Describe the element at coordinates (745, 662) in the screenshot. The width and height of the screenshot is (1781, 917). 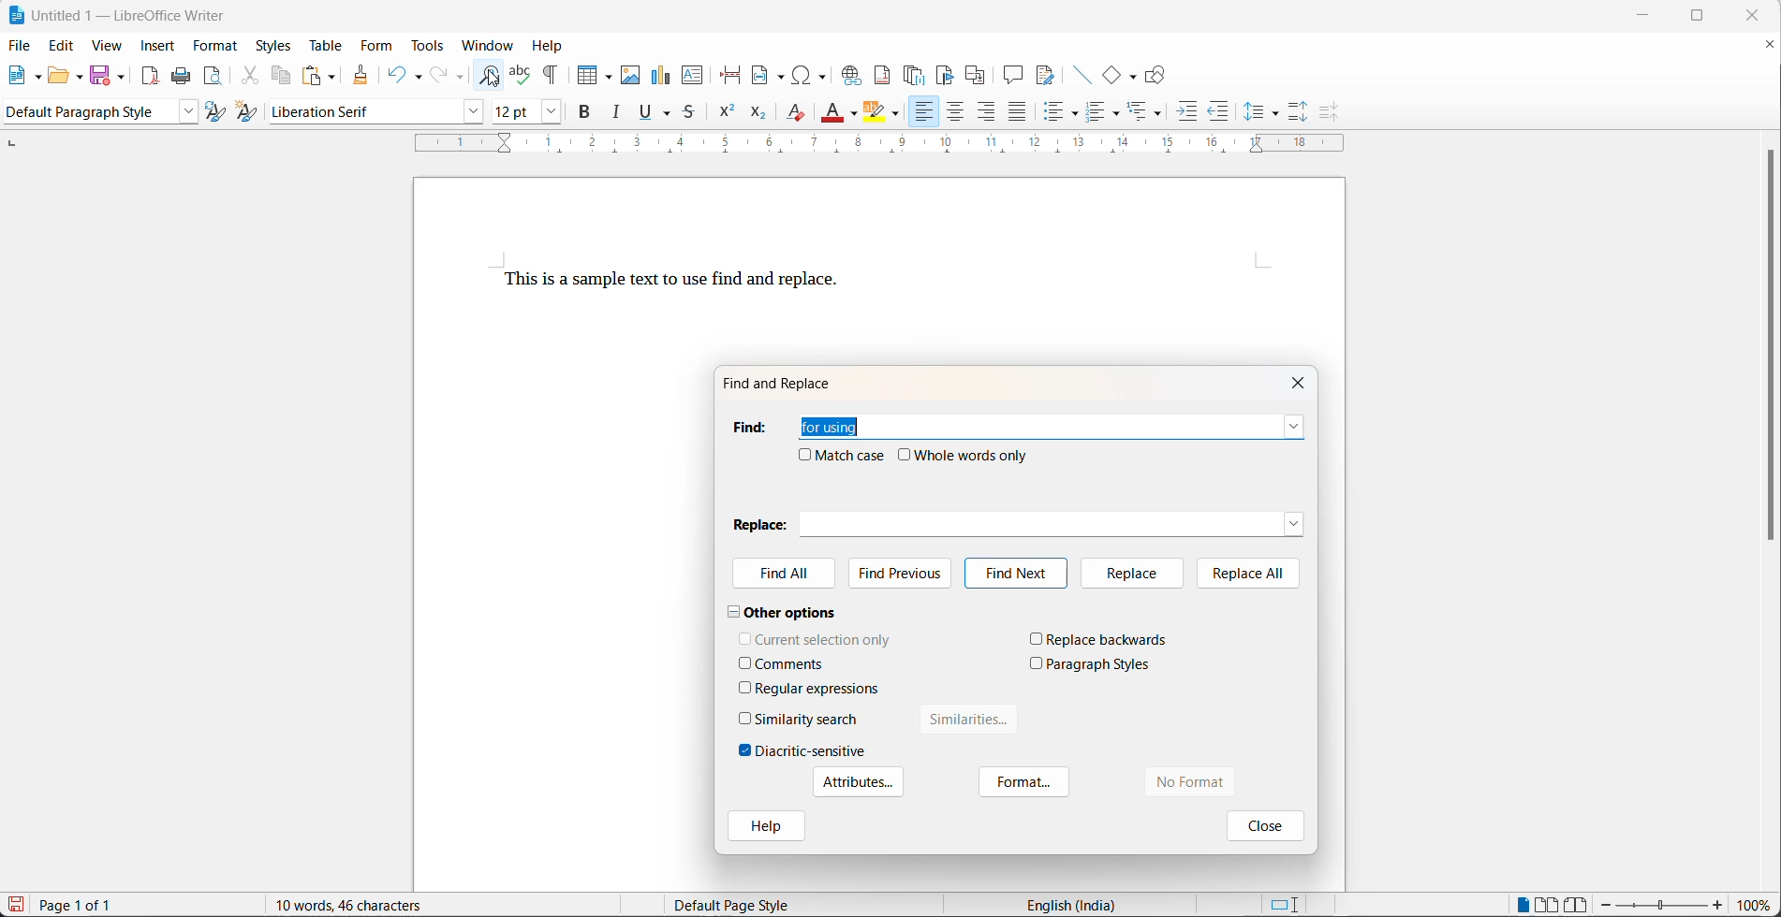
I see `checkbox` at that location.